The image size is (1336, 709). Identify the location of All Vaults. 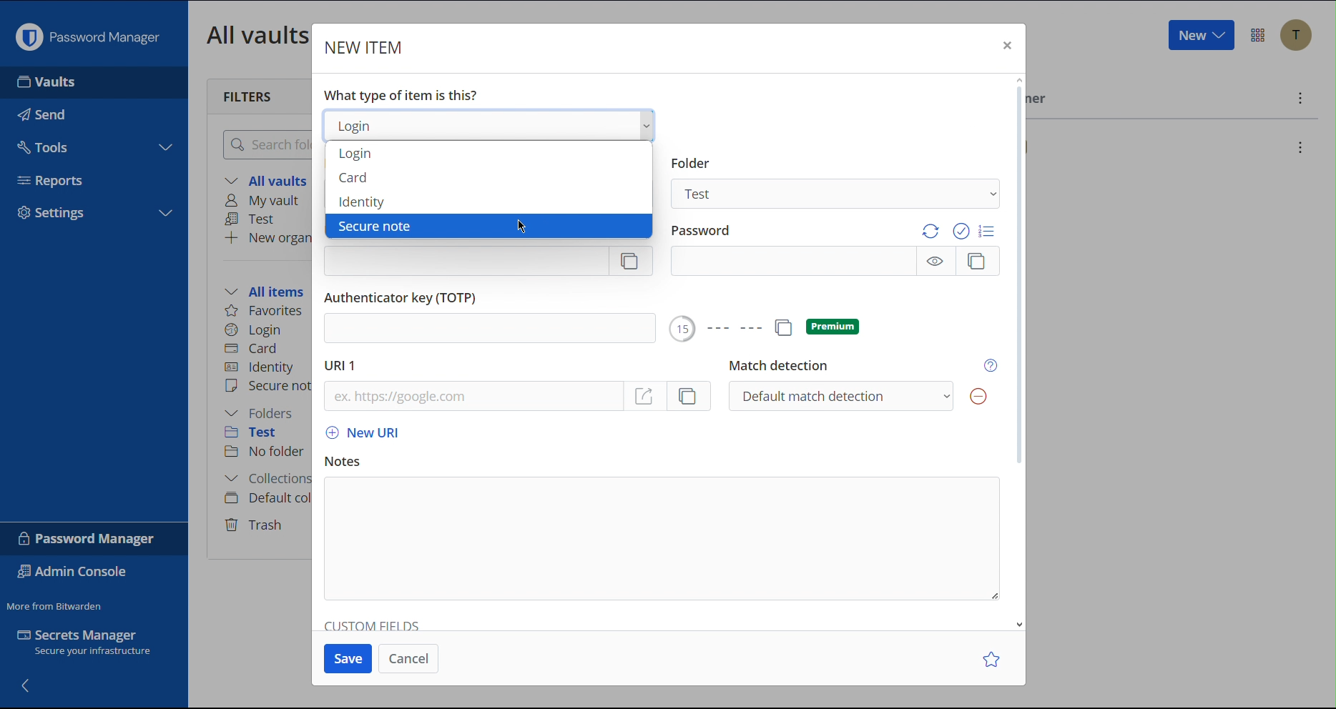
(254, 34).